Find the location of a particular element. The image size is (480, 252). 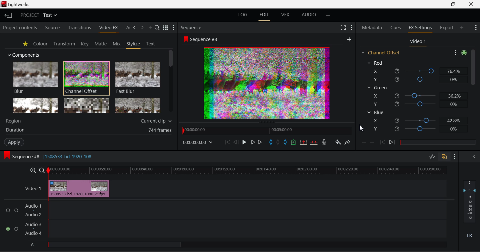

Full Screen is located at coordinates (343, 28).